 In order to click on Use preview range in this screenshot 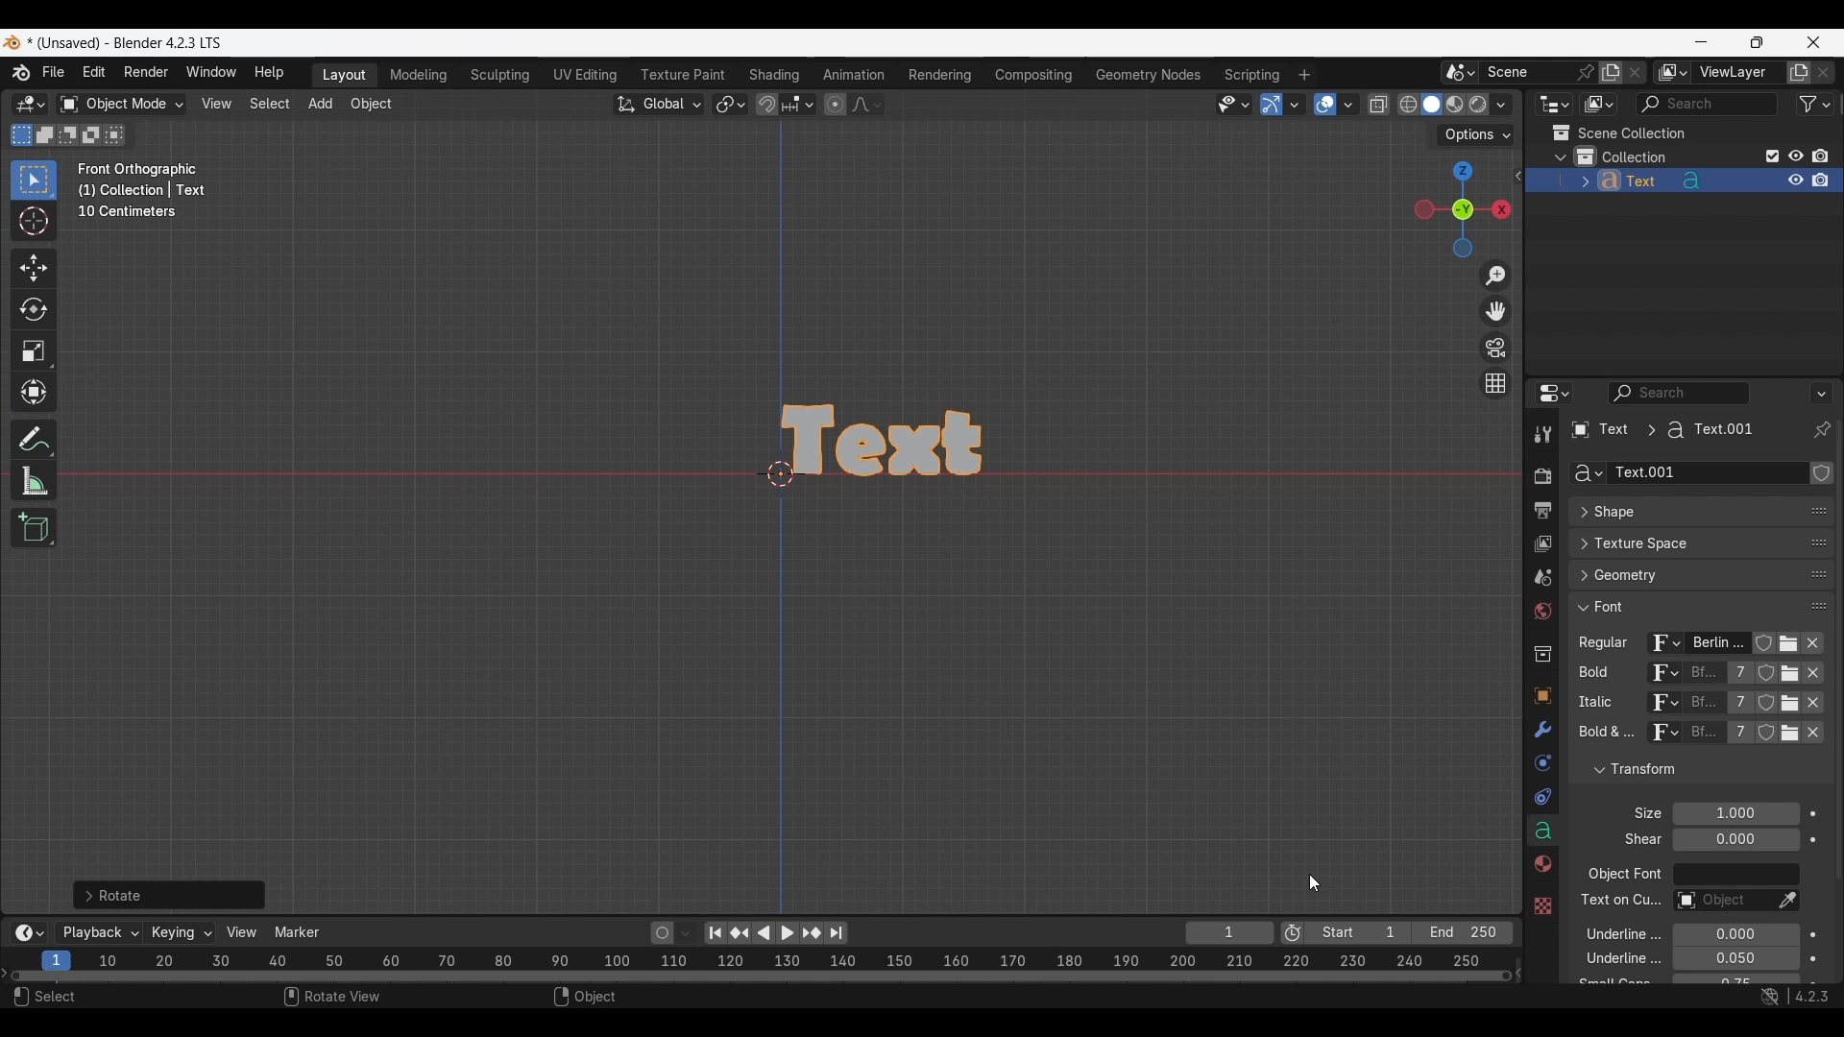, I will do `click(1293, 933)`.